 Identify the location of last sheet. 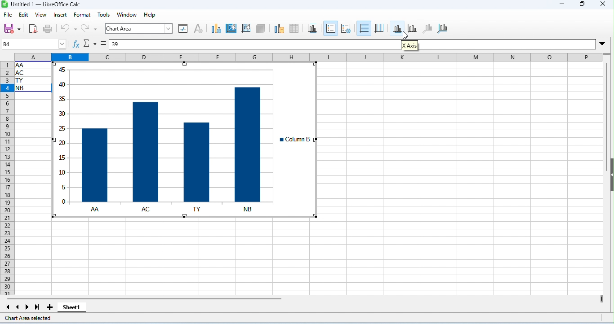
(37, 307).